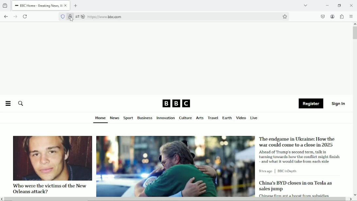  What do you see at coordinates (5, 5) in the screenshot?
I see `View recent browsing` at bounding box center [5, 5].